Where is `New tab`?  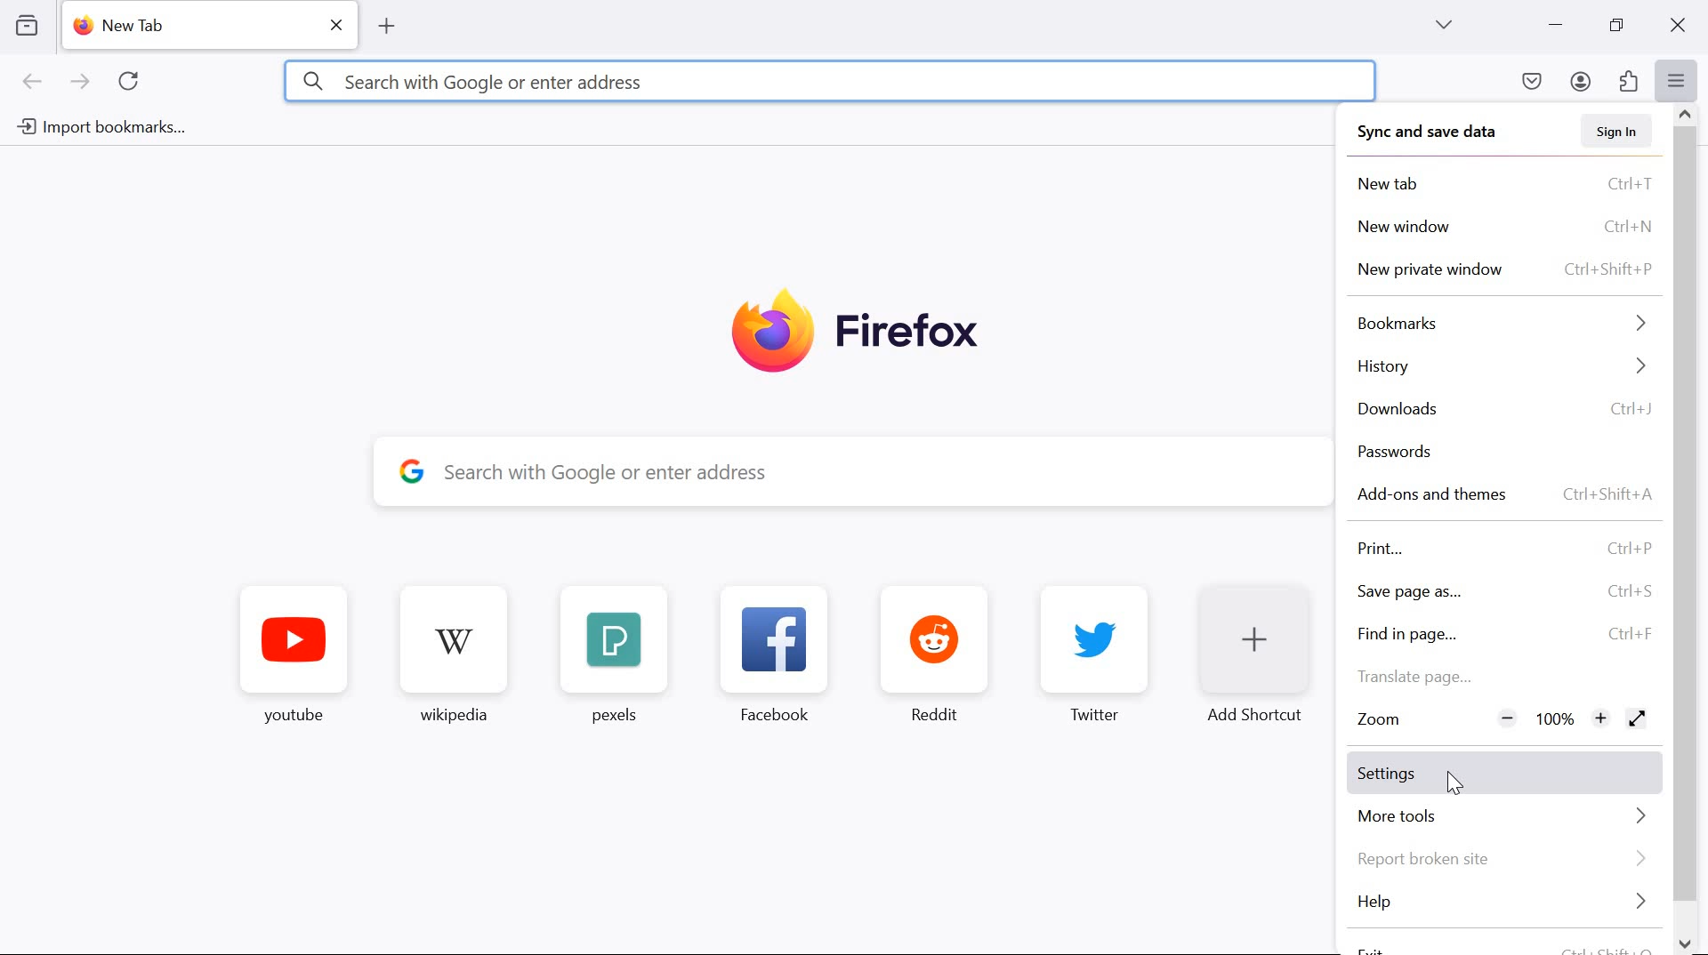 New tab is located at coordinates (1503, 187).